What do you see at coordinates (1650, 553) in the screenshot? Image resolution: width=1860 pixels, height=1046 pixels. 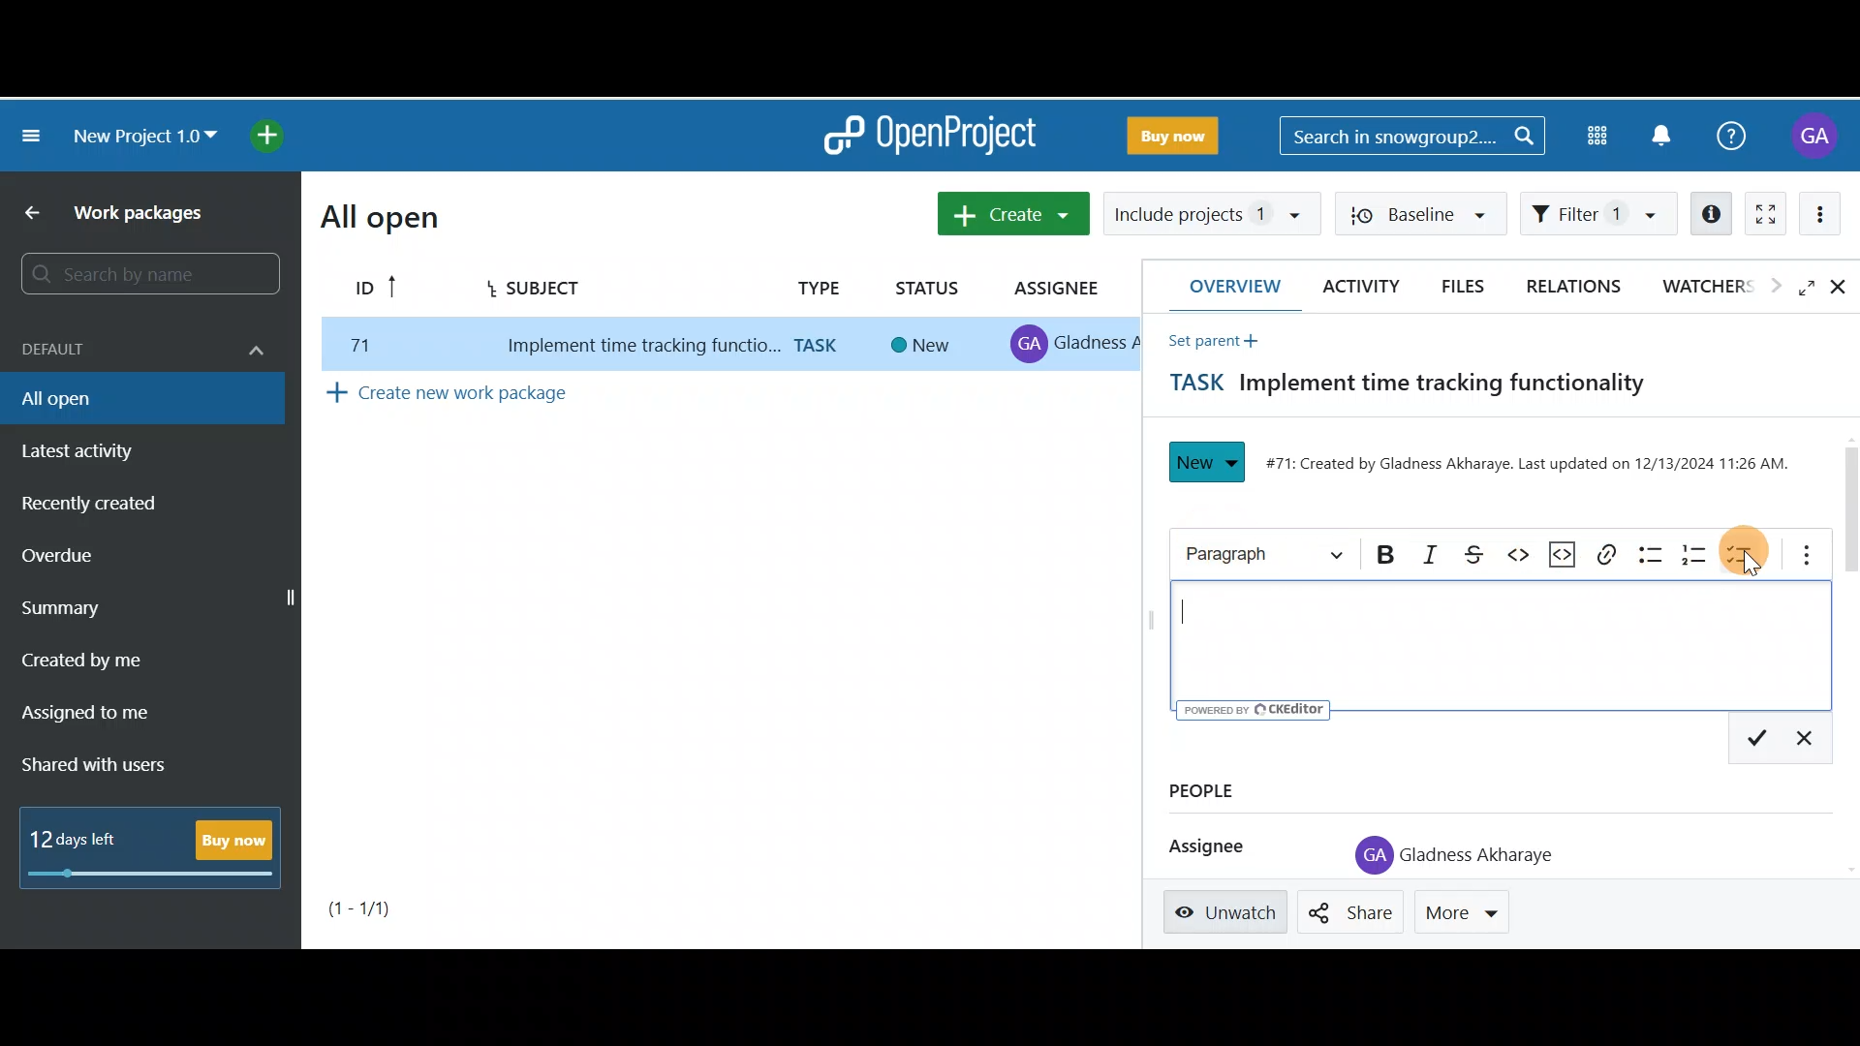 I see `Bulleted list` at bounding box center [1650, 553].